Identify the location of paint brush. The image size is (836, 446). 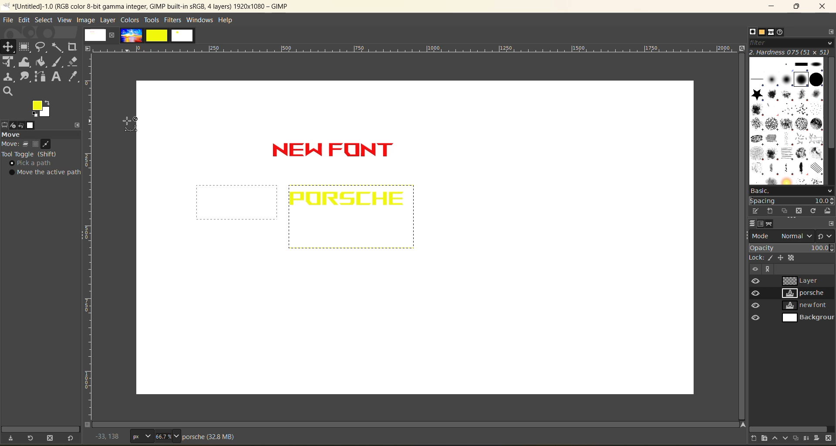
(58, 63).